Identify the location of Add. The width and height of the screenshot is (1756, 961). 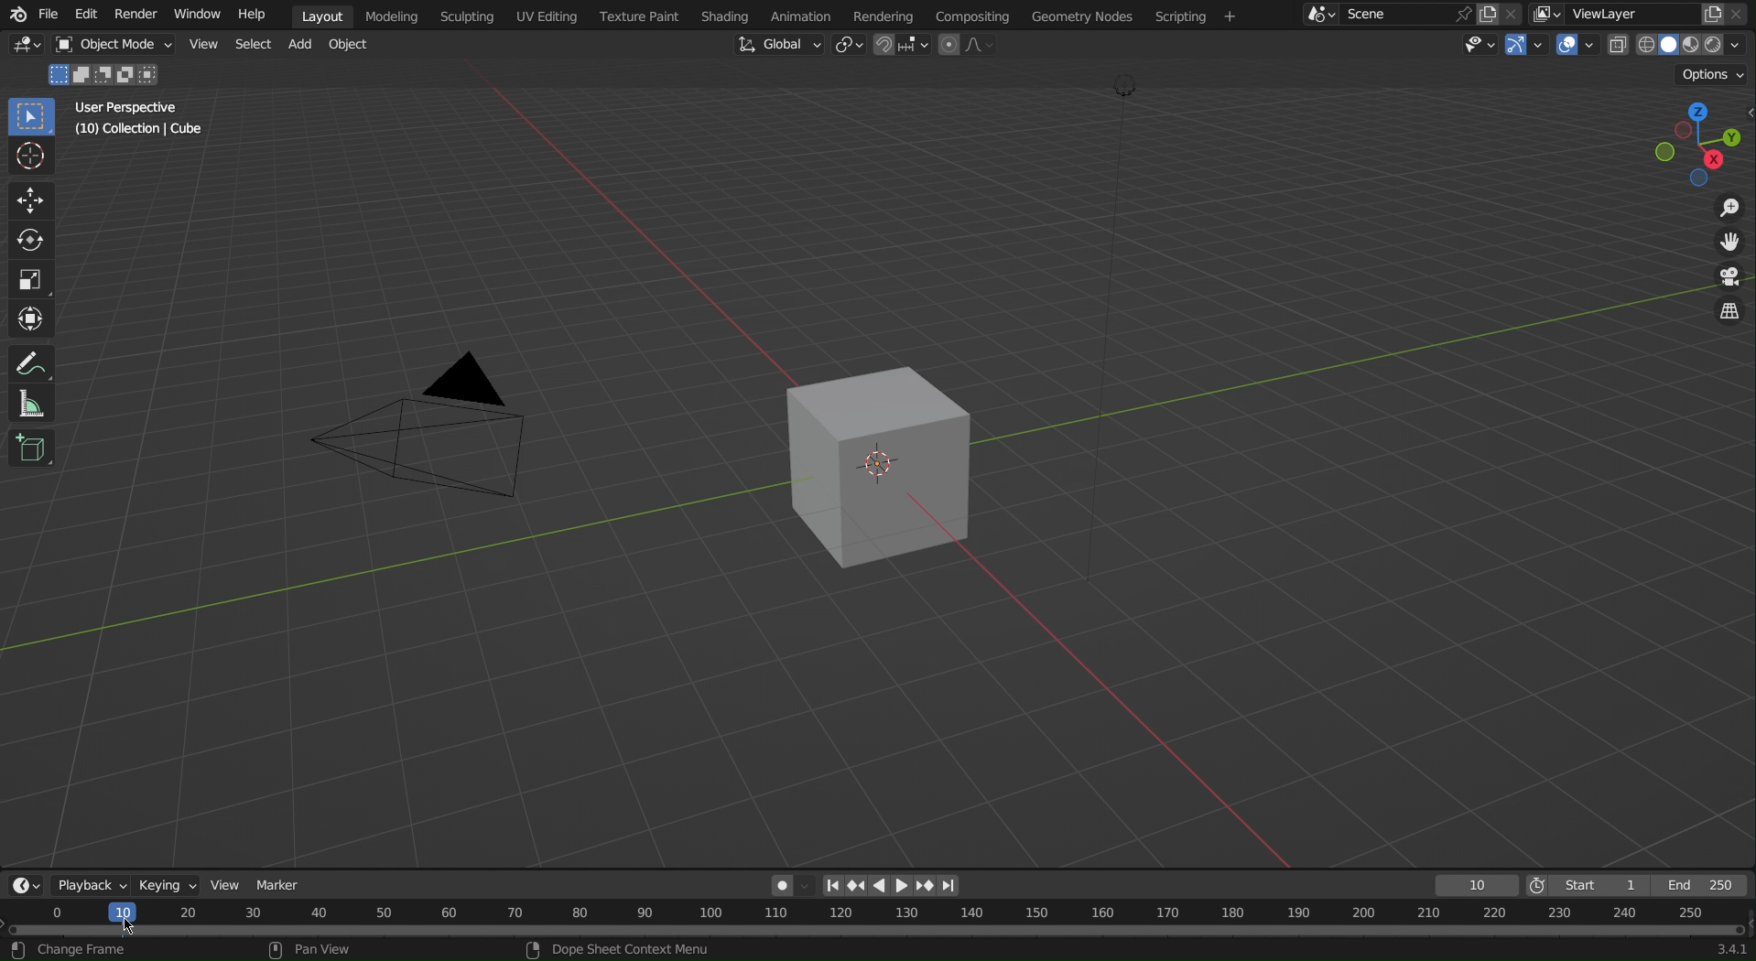
(307, 45).